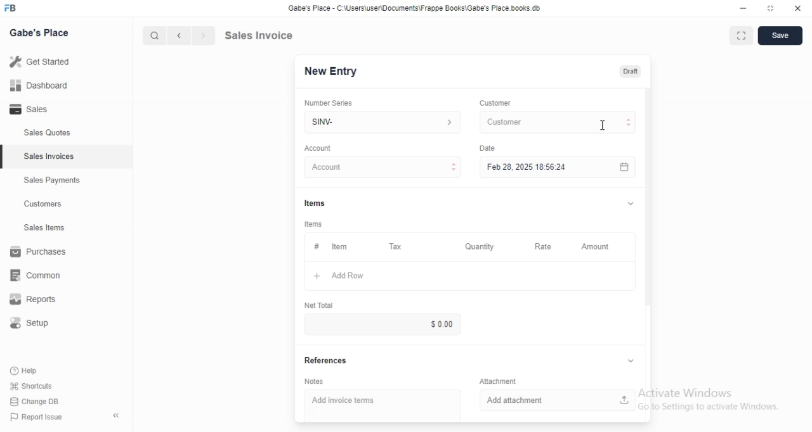 The height and width of the screenshot is (432, 812). I want to click on maximise, so click(738, 34).